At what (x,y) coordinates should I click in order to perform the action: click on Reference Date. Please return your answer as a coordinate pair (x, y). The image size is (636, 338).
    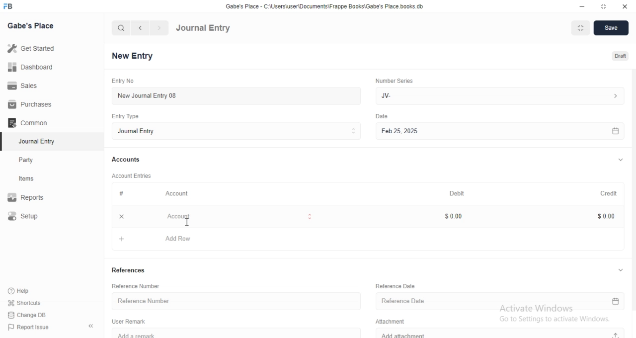
    Looking at the image, I should click on (500, 302).